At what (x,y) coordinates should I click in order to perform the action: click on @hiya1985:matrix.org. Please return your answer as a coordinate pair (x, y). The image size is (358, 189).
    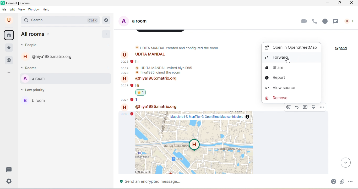
    Looking at the image, I should click on (149, 79).